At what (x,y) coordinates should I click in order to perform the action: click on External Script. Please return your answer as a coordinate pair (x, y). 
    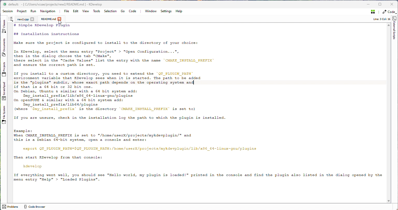
    Looking at the image, I should click on (394, 28).